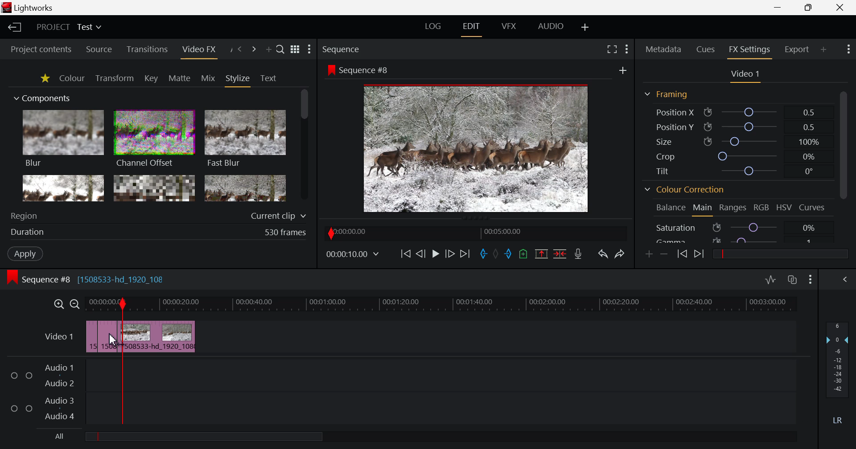 This screenshot has width=856, height=449. Describe the element at coordinates (842, 8) in the screenshot. I see `Close` at that location.